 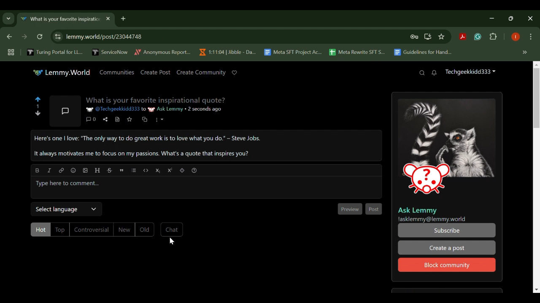 I want to click on Ask Lemmy, so click(x=418, y=210).